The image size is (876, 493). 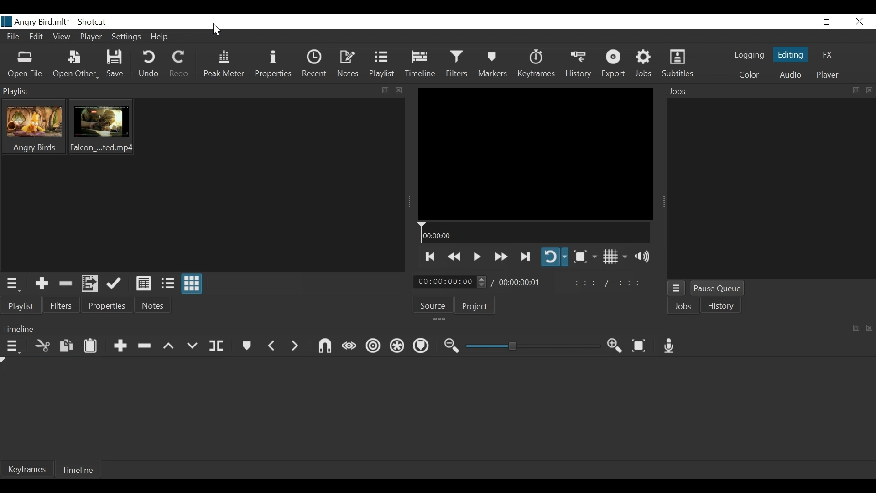 What do you see at coordinates (749, 75) in the screenshot?
I see `` at bounding box center [749, 75].